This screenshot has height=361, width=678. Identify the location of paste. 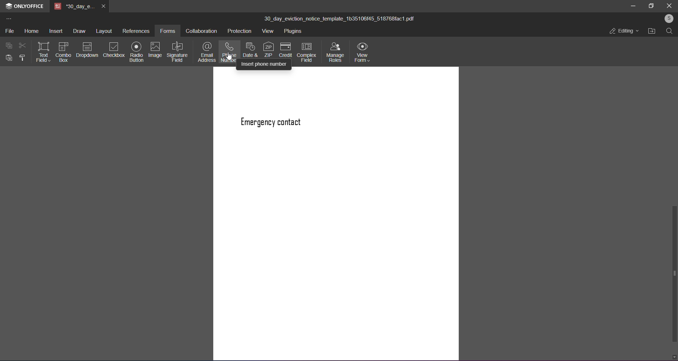
(10, 59).